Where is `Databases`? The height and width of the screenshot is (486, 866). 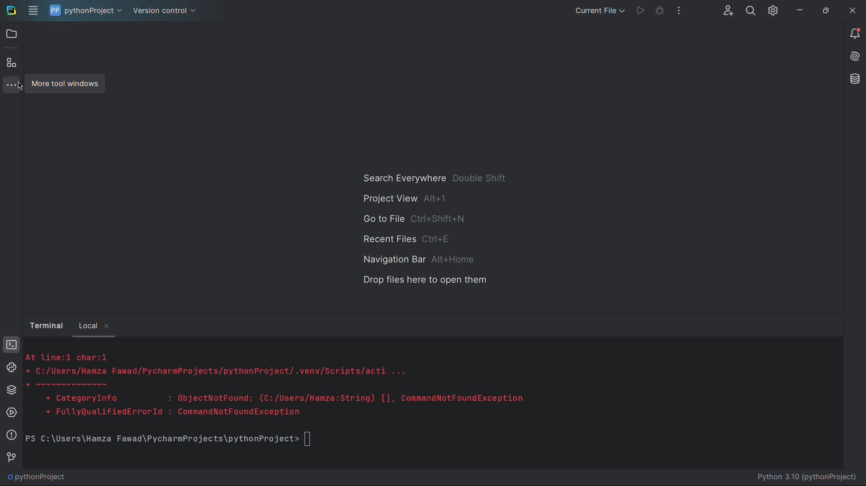 Databases is located at coordinates (854, 79).